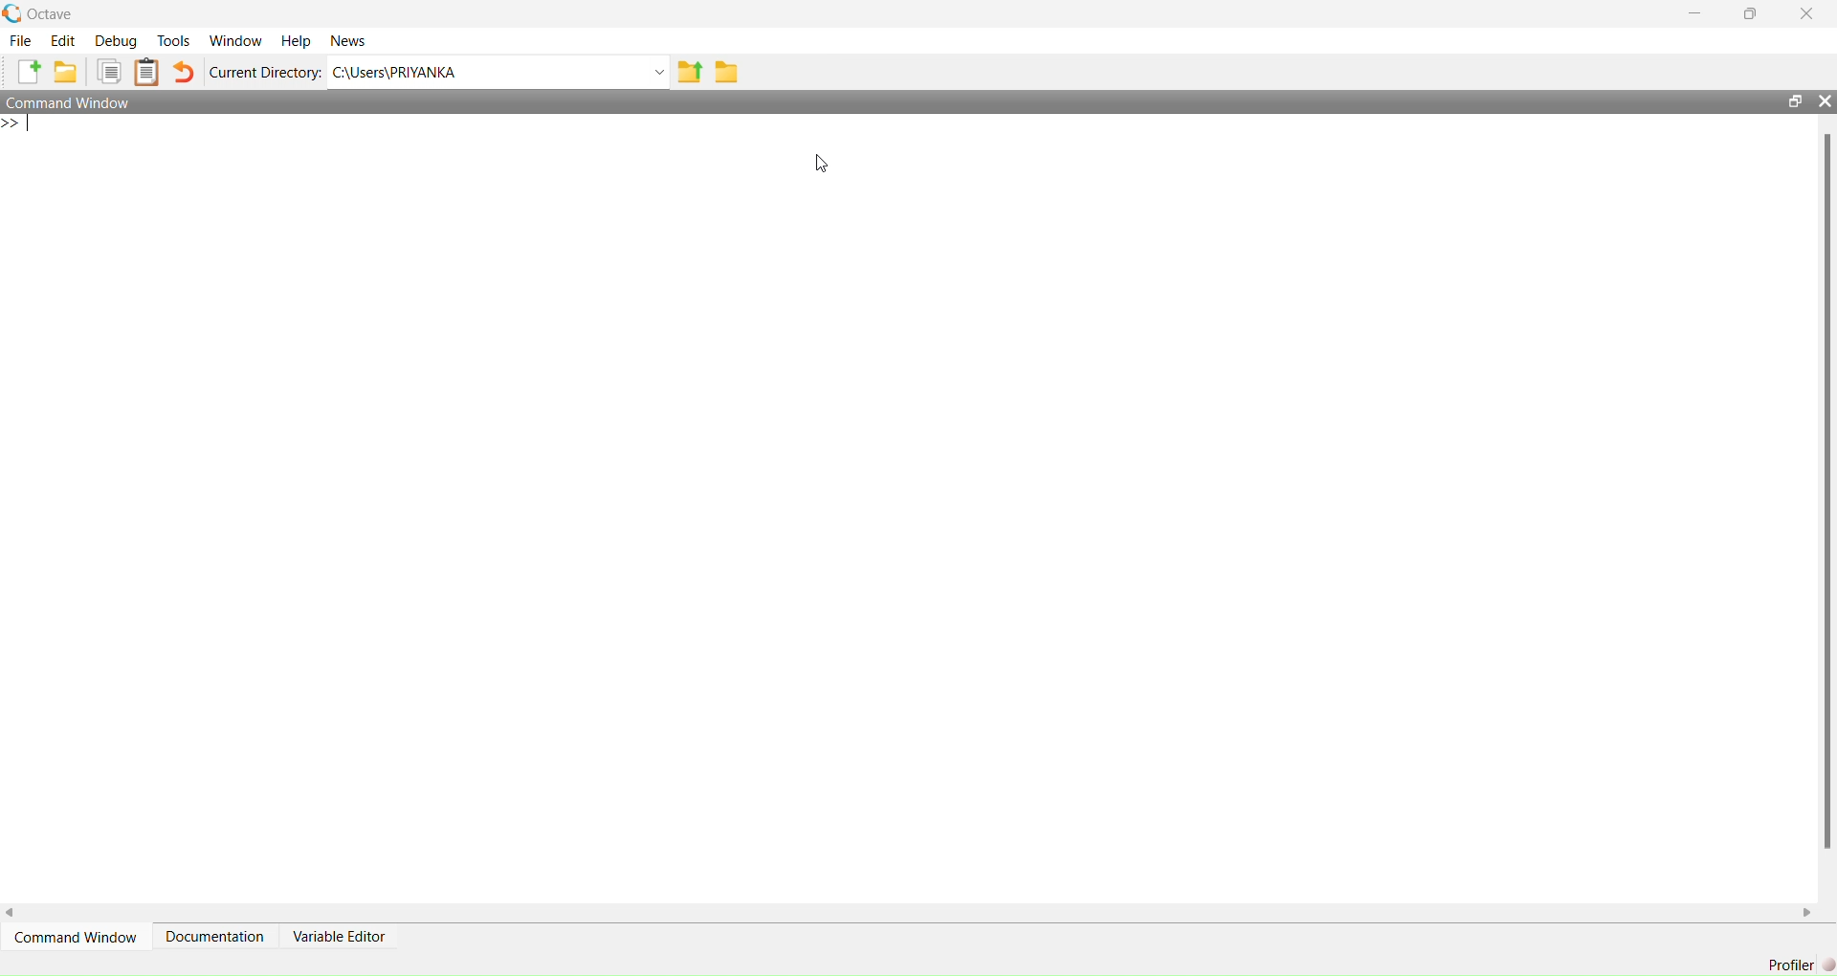 This screenshot has height=976, width=1837. Describe the element at coordinates (1825, 100) in the screenshot. I see `close` at that location.